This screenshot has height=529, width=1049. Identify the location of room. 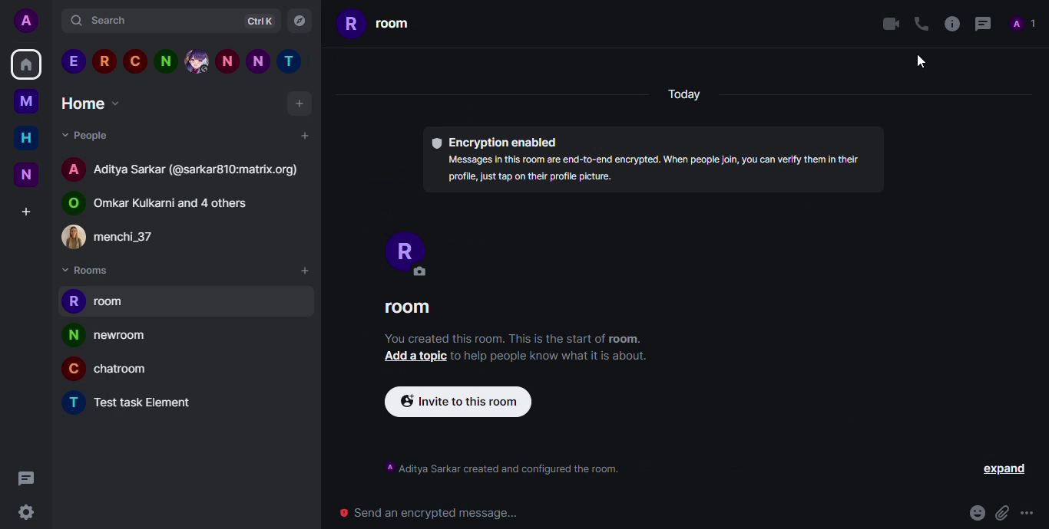
(115, 304).